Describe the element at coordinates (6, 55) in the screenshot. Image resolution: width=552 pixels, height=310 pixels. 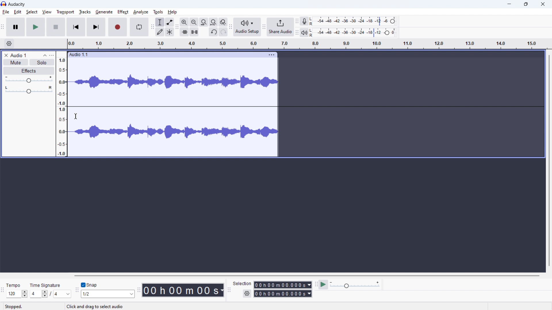
I see `remove track` at that location.